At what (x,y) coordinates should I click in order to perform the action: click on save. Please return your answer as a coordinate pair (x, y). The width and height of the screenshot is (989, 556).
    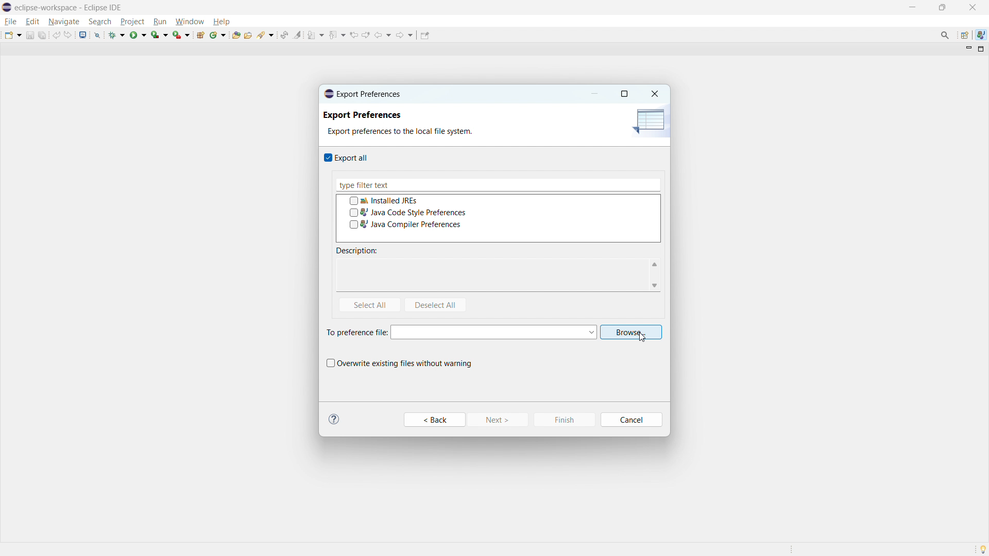
    Looking at the image, I should click on (29, 36).